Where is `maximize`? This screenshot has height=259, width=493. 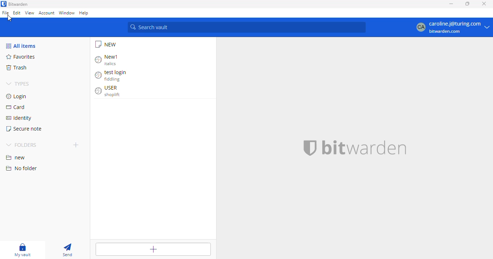 maximize is located at coordinates (467, 4).